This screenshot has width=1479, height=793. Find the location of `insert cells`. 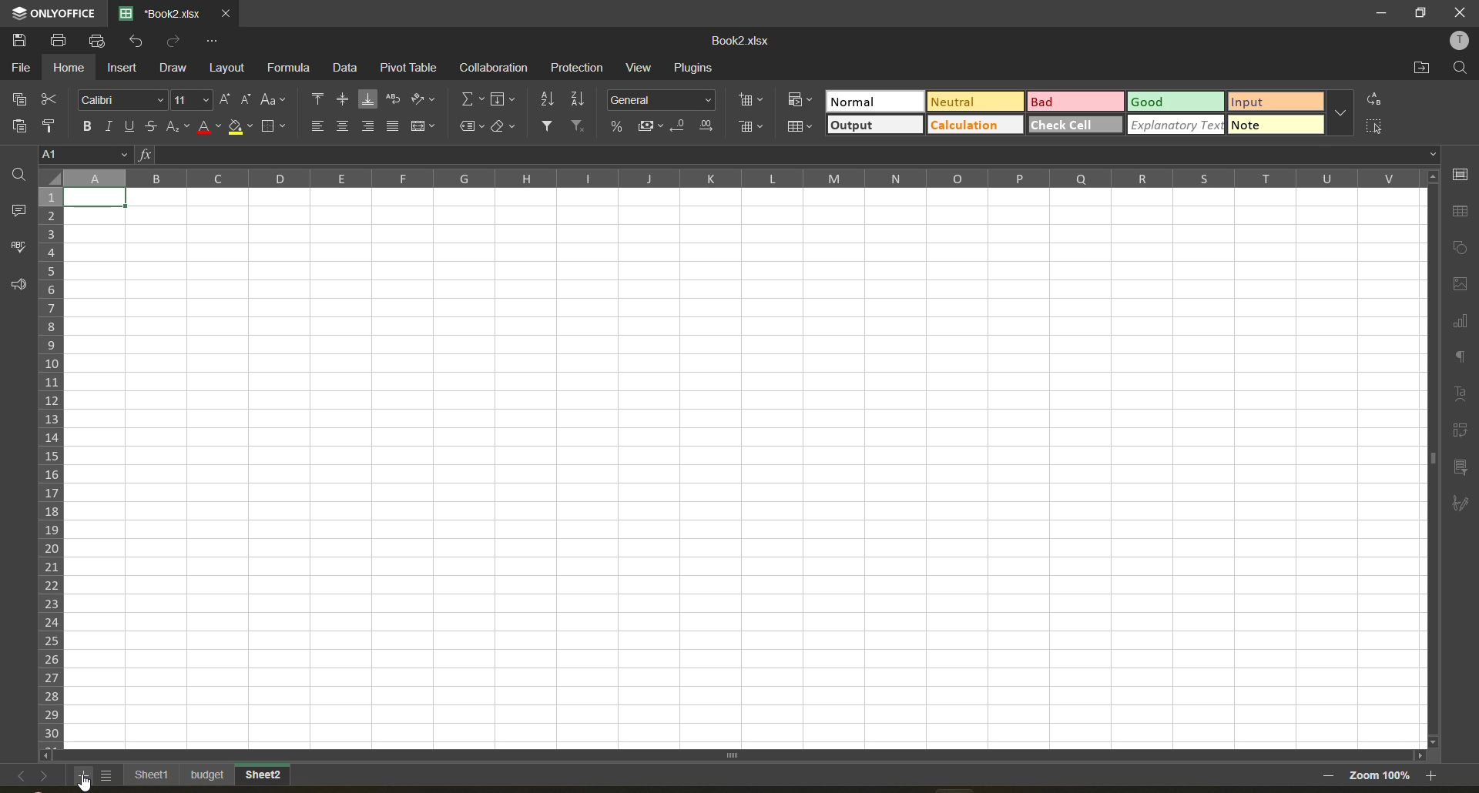

insert cells is located at coordinates (753, 99).